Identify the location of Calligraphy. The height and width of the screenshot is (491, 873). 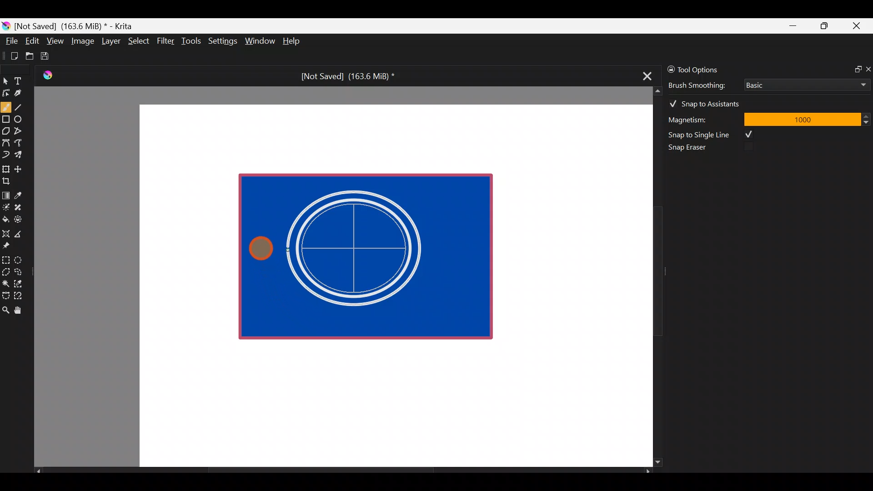
(25, 95).